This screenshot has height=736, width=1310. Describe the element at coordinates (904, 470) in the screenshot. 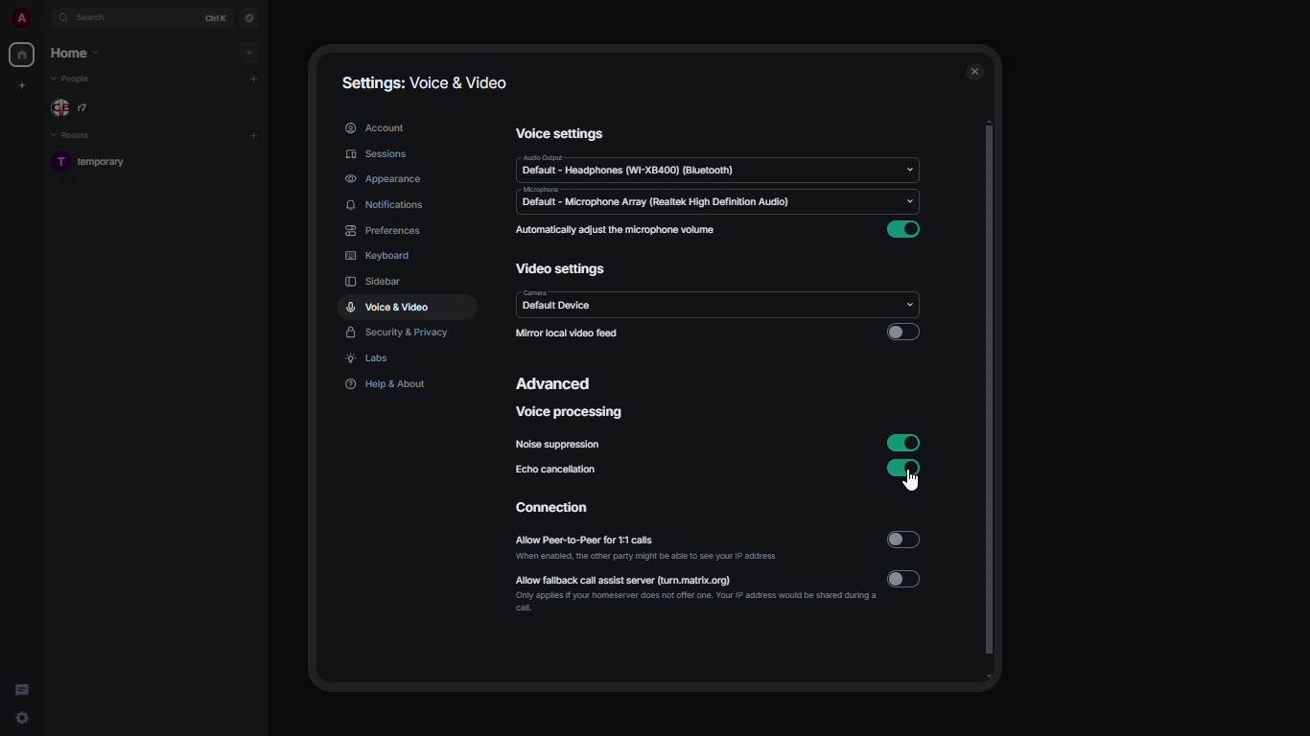

I see `enabled` at that location.